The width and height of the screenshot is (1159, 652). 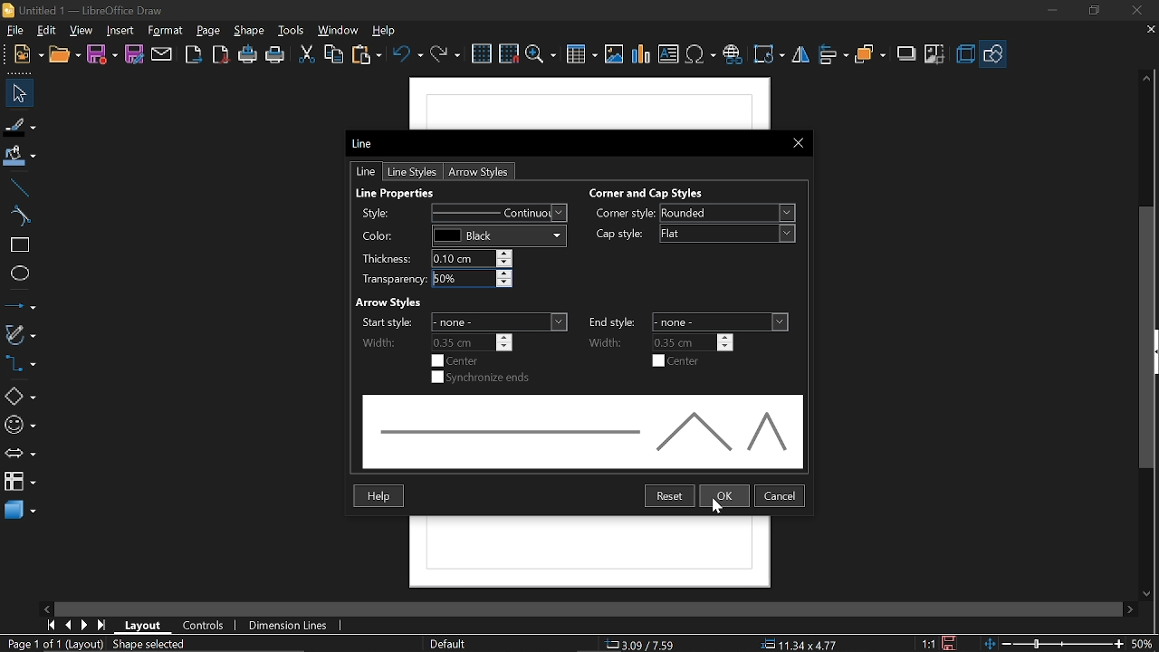 I want to click on Center, so click(x=676, y=361).